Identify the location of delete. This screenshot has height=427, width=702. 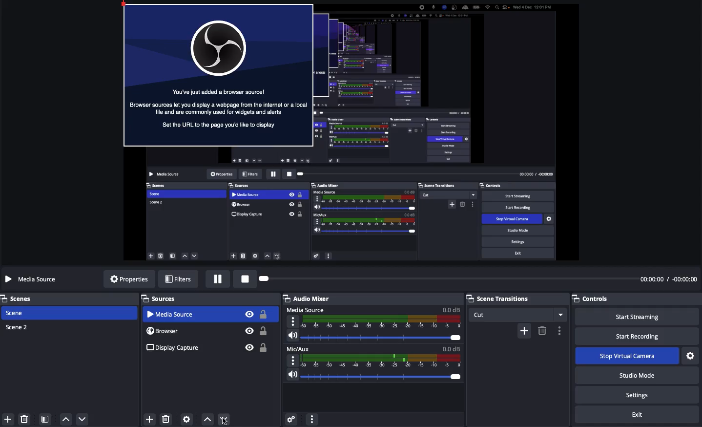
(25, 419).